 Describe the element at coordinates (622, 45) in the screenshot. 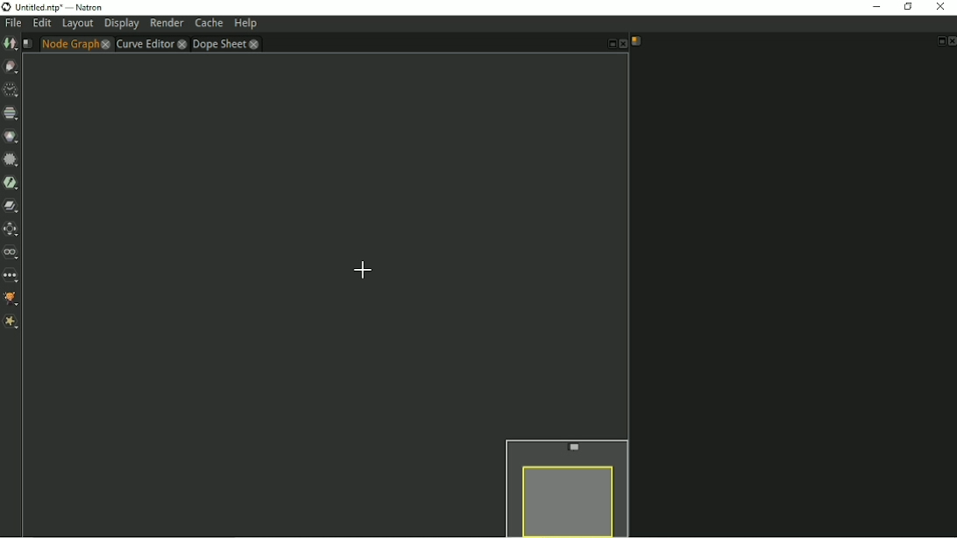

I see `Close` at that location.